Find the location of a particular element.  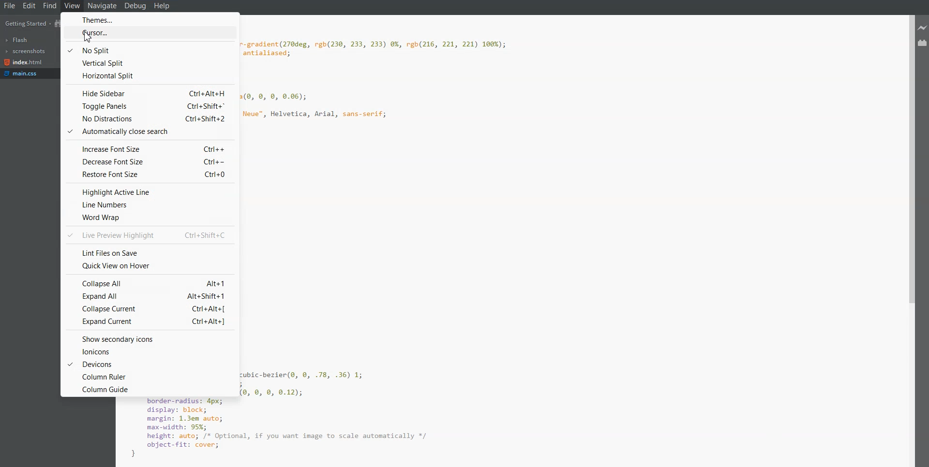

Expand All is located at coordinates (149, 296).